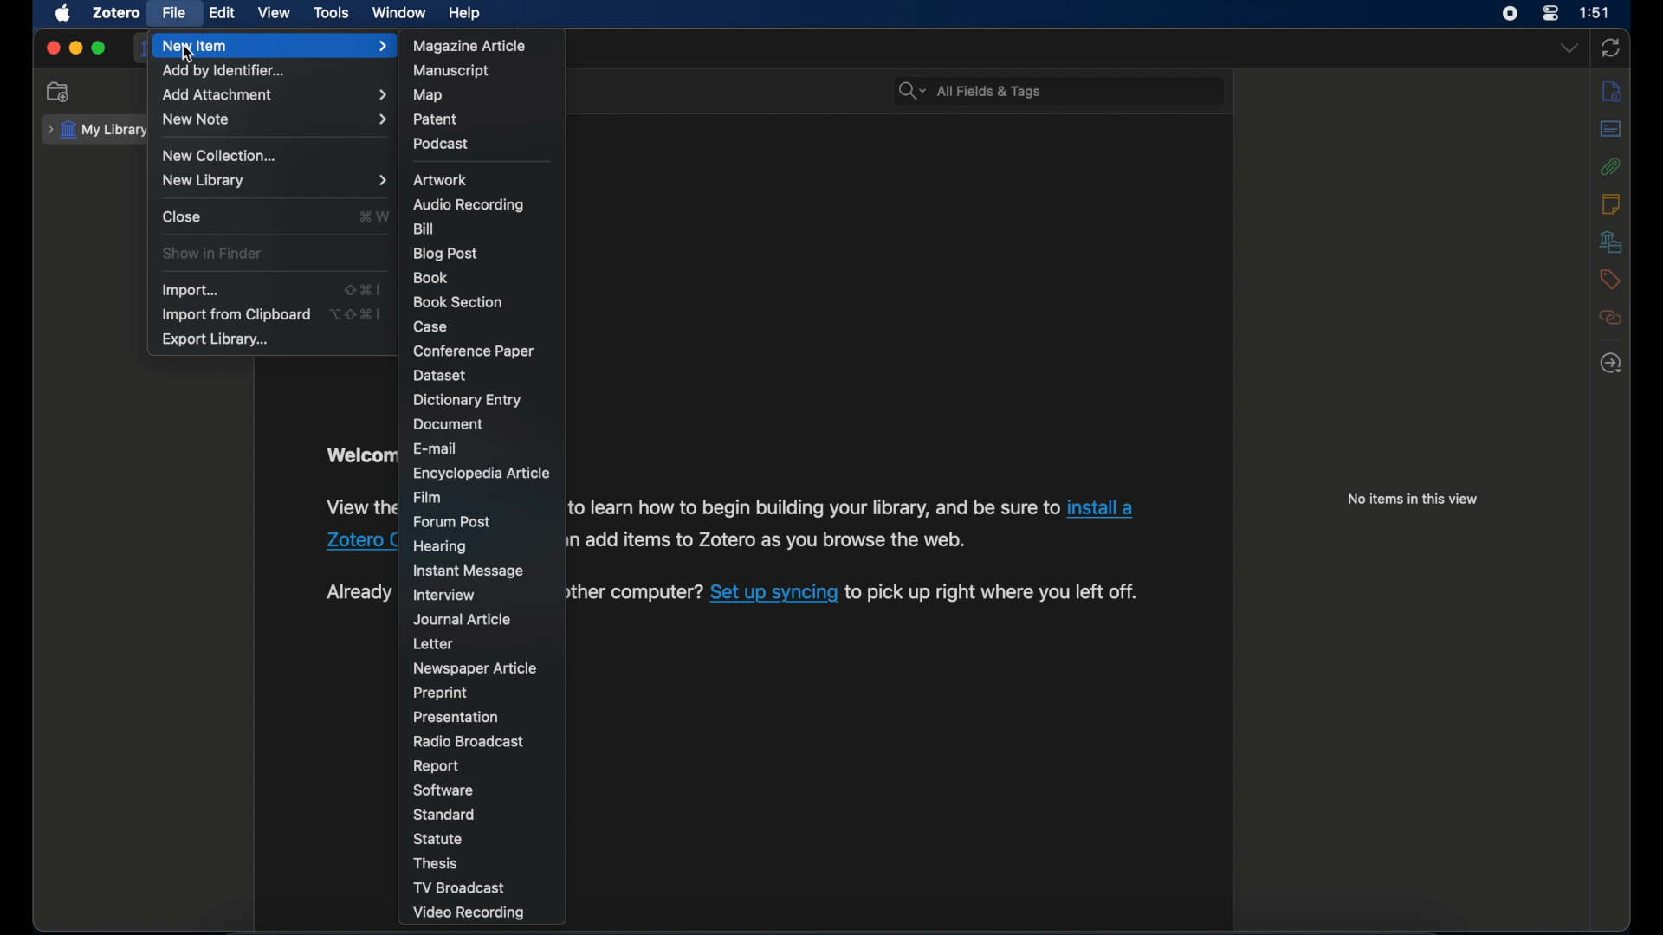  I want to click on hearing, so click(441, 545).